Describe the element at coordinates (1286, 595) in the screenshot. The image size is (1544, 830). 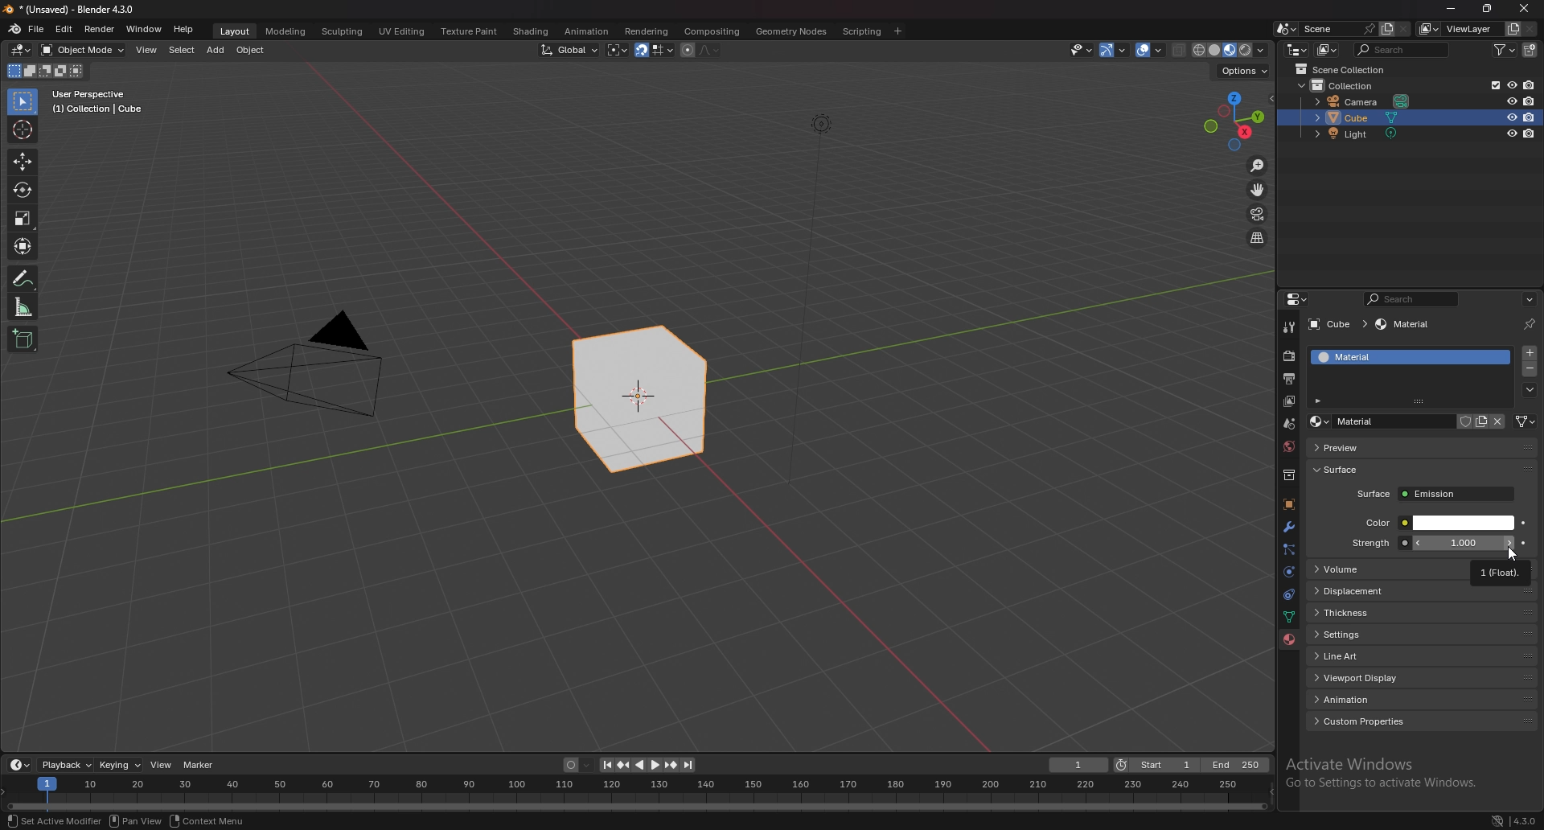
I see `constraints` at that location.